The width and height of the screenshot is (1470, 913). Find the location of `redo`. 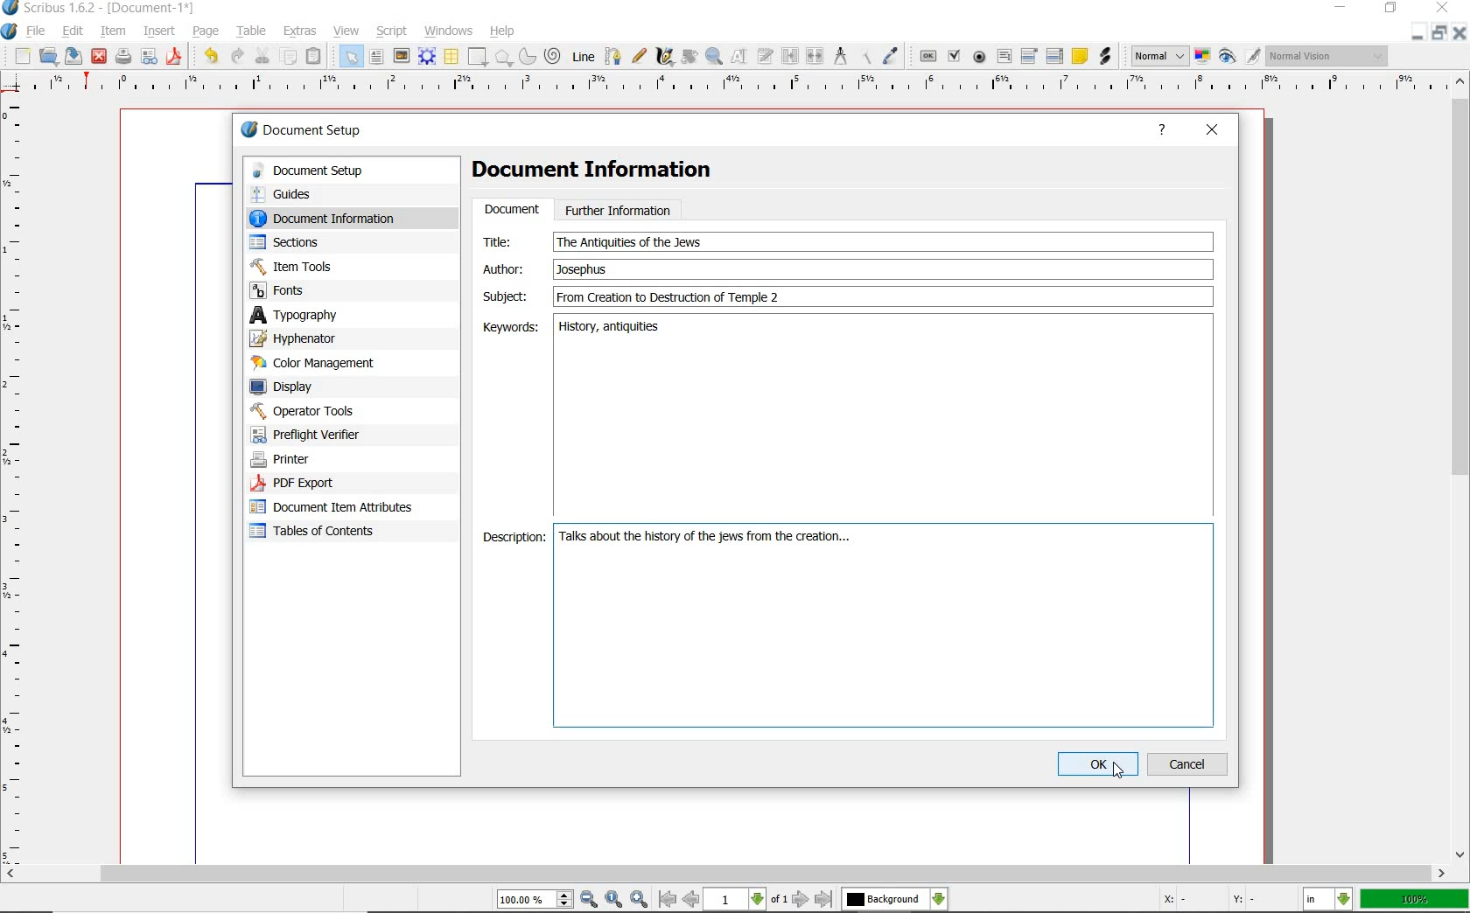

redo is located at coordinates (239, 57).